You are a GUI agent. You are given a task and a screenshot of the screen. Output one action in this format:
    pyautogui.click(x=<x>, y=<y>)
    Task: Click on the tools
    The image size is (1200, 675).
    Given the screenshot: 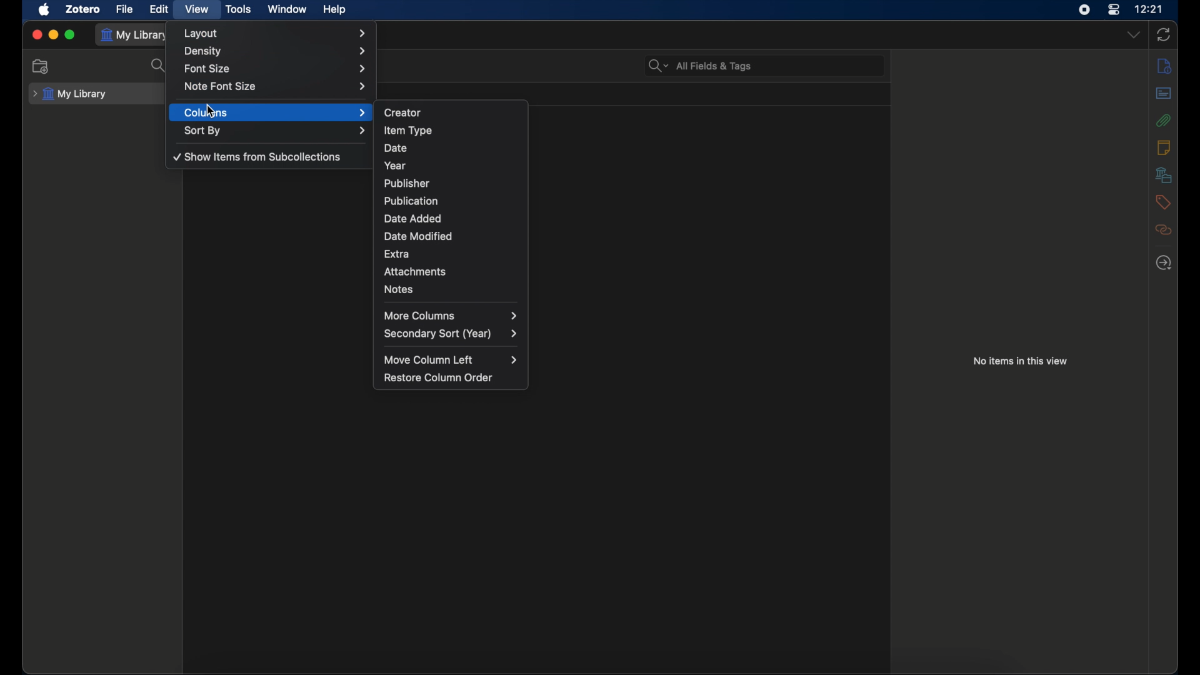 What is the action you would take?
    pyautogui.click(x=239, y=9)
    